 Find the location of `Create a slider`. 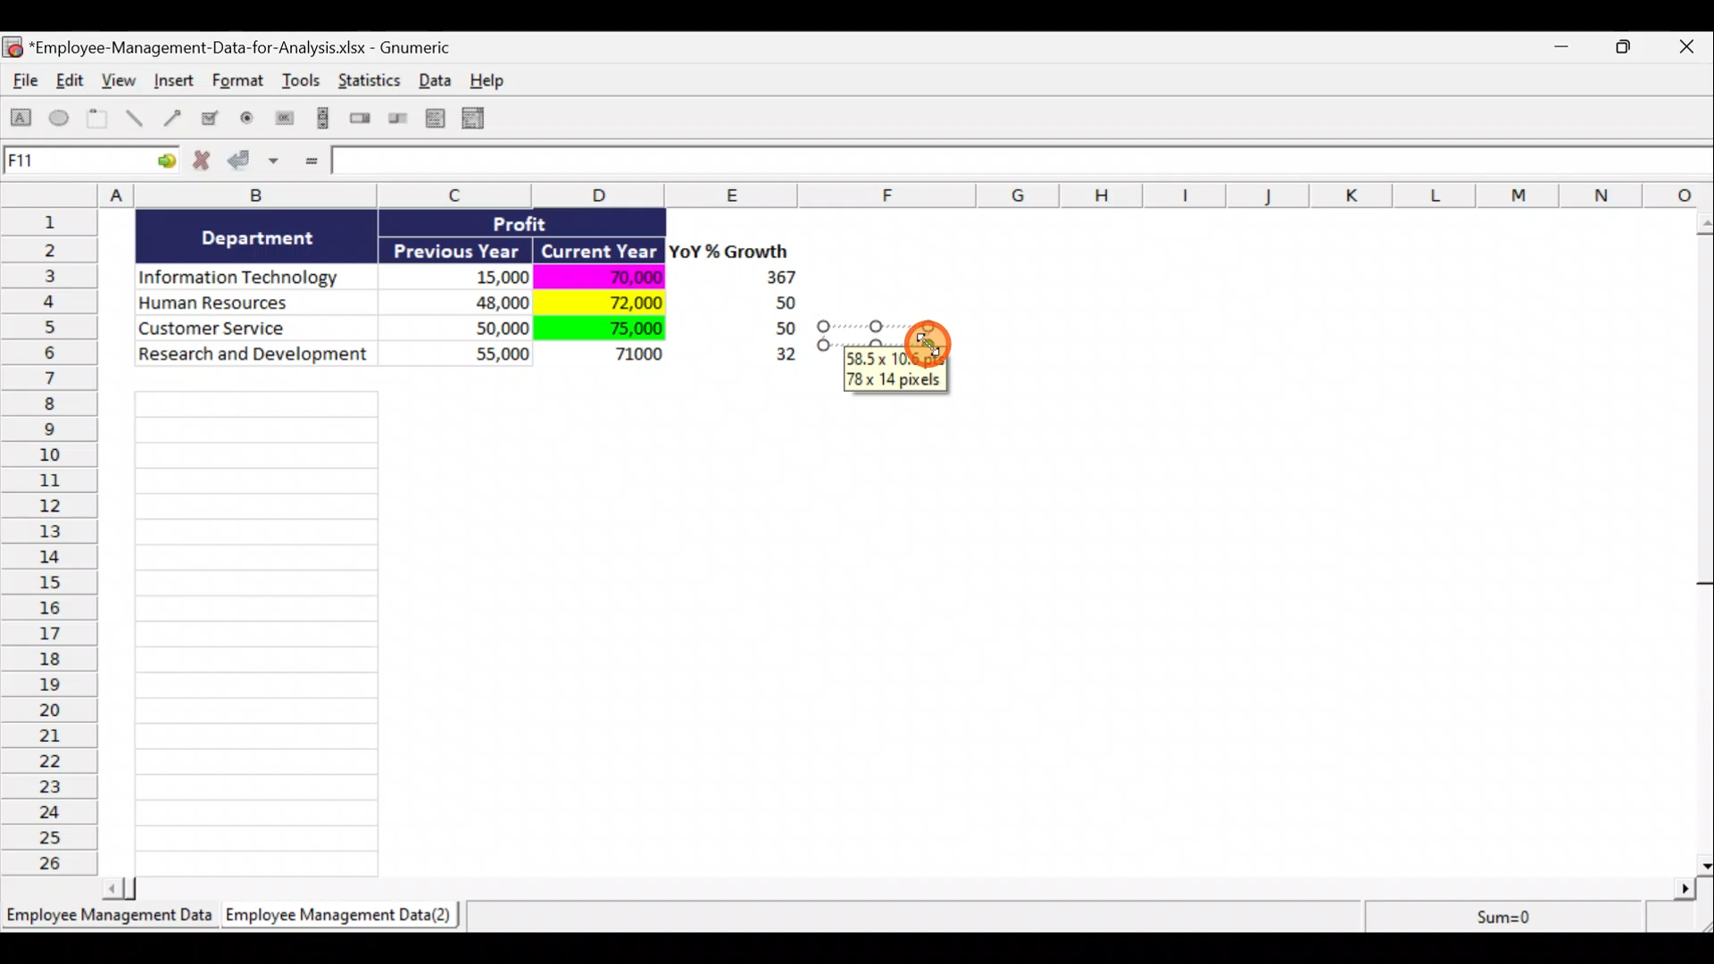

Create a slider is located at coordinates (395, 121).